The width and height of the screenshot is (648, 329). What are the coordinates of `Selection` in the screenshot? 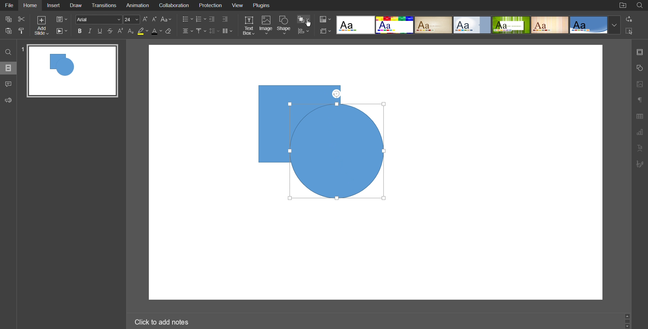 It's located at (629, 31).